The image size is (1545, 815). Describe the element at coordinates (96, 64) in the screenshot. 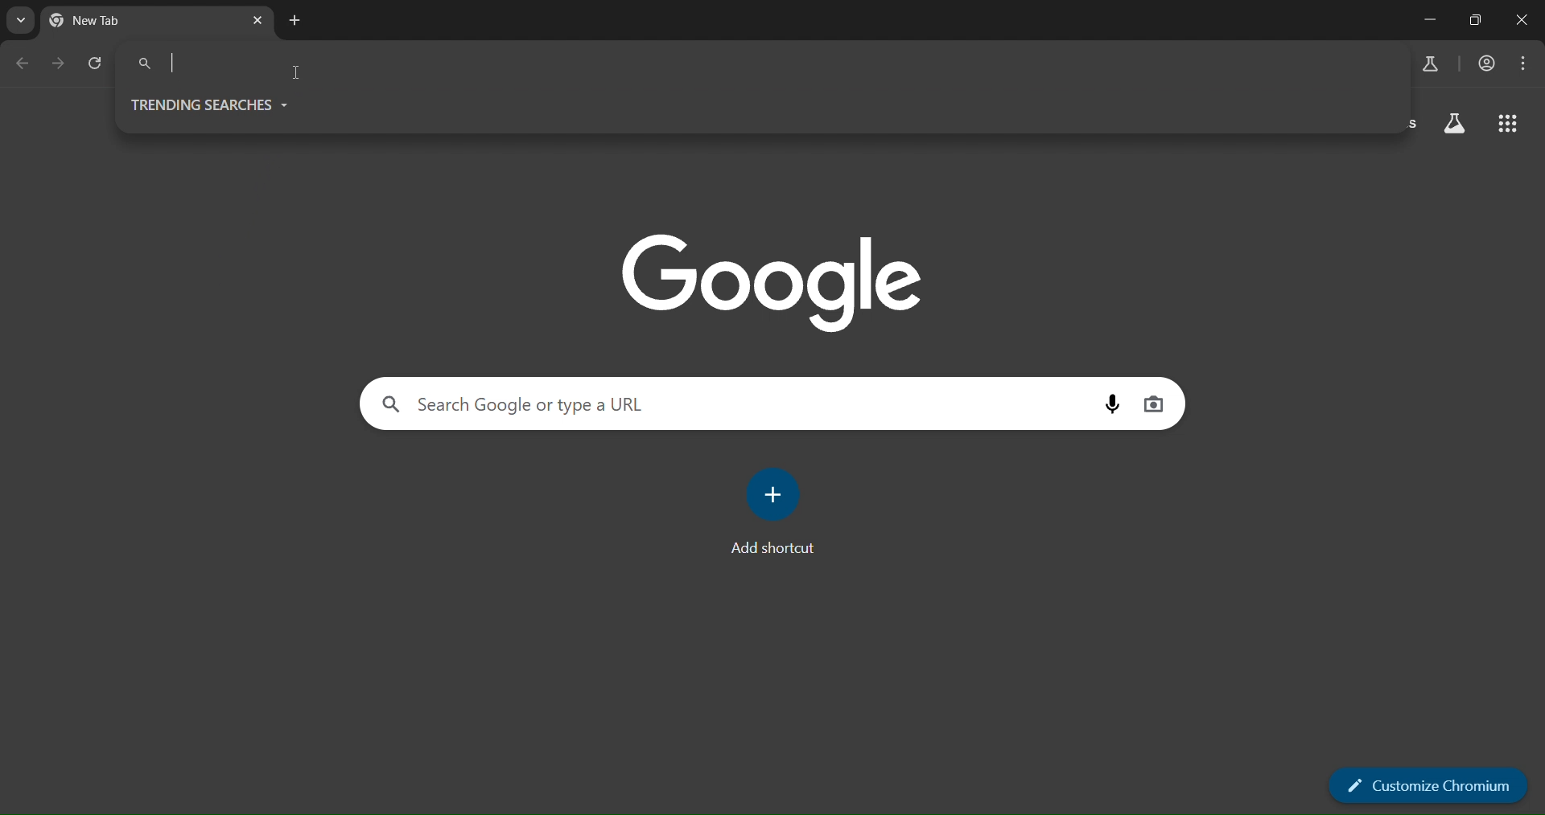

I see `reload page` at that location.